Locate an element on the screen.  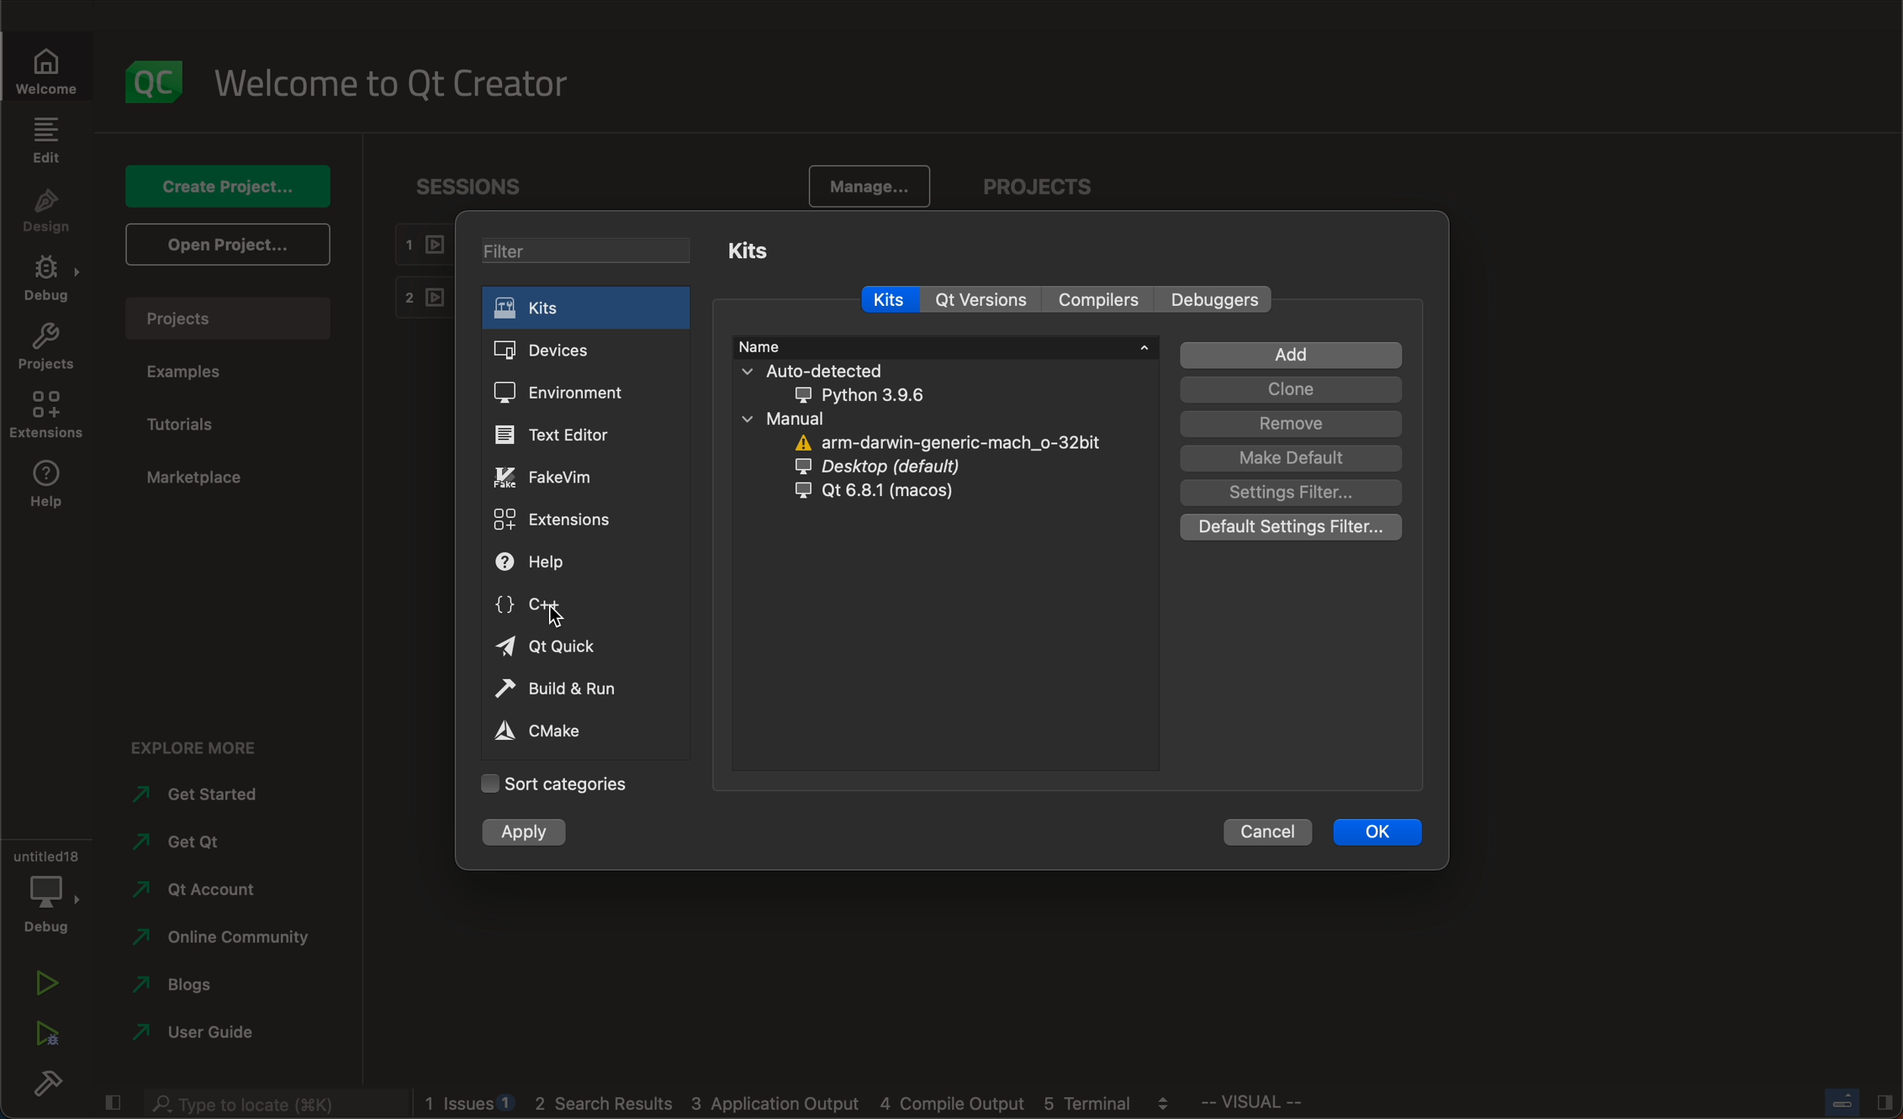
open is located at coordinates (224, 243).